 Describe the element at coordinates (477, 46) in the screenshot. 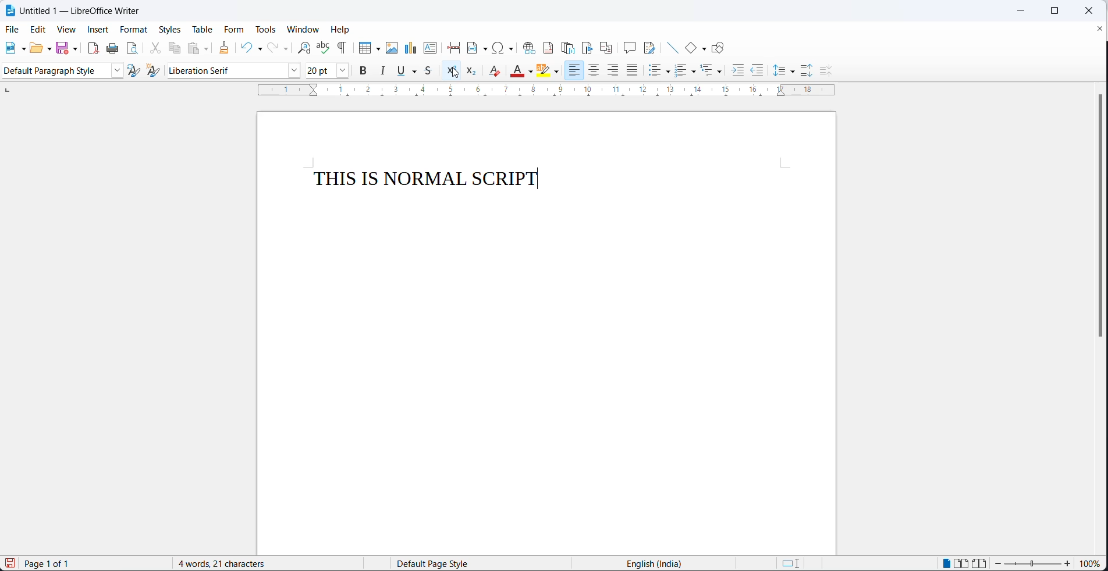

I see `insert fields` at that location.